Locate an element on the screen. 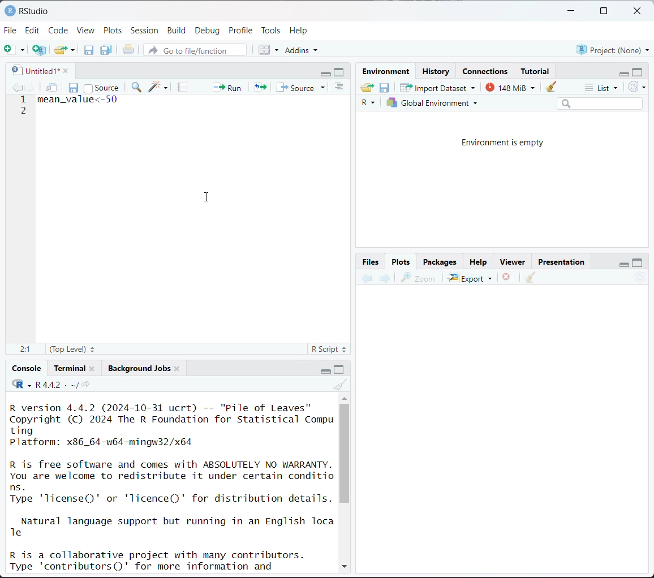  next plot is located at coordinates (384, 278).